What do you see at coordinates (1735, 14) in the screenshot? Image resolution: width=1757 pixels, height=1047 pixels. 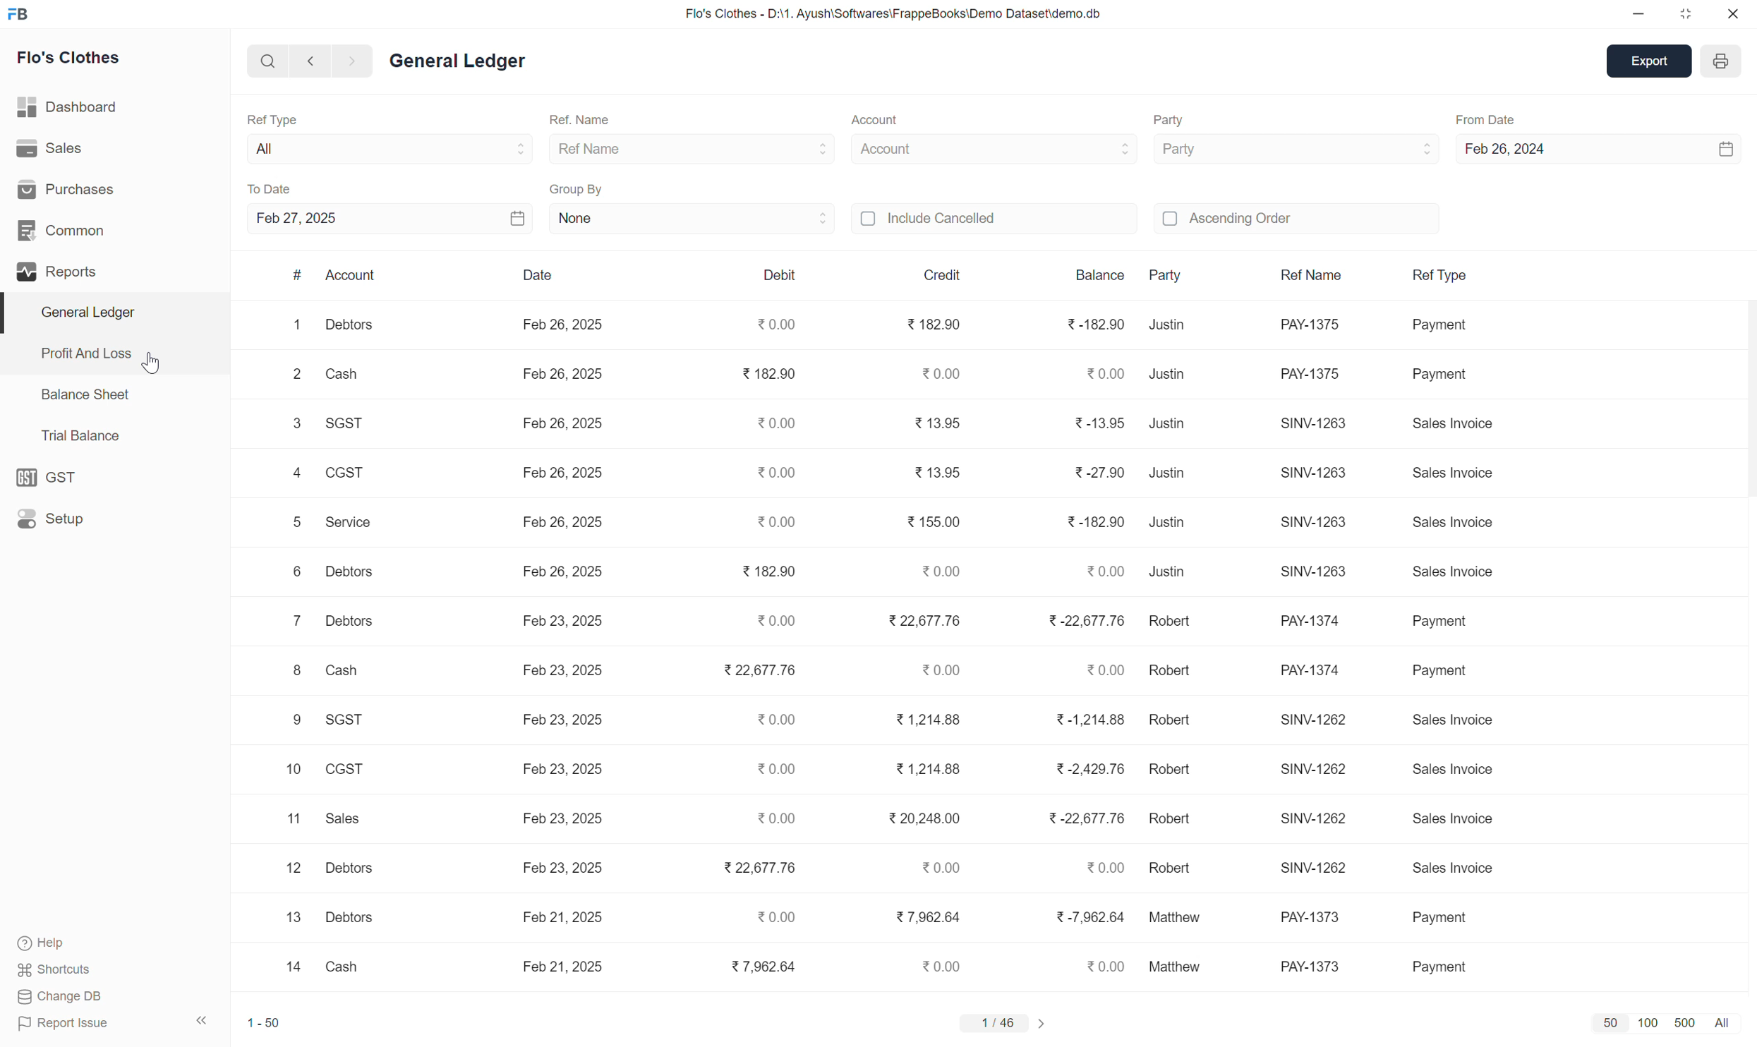 I see `close` at bounding box center [1735, 14].